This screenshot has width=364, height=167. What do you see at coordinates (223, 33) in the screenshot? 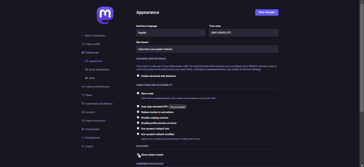
I see `time zone` at bounding box center [223, 33].